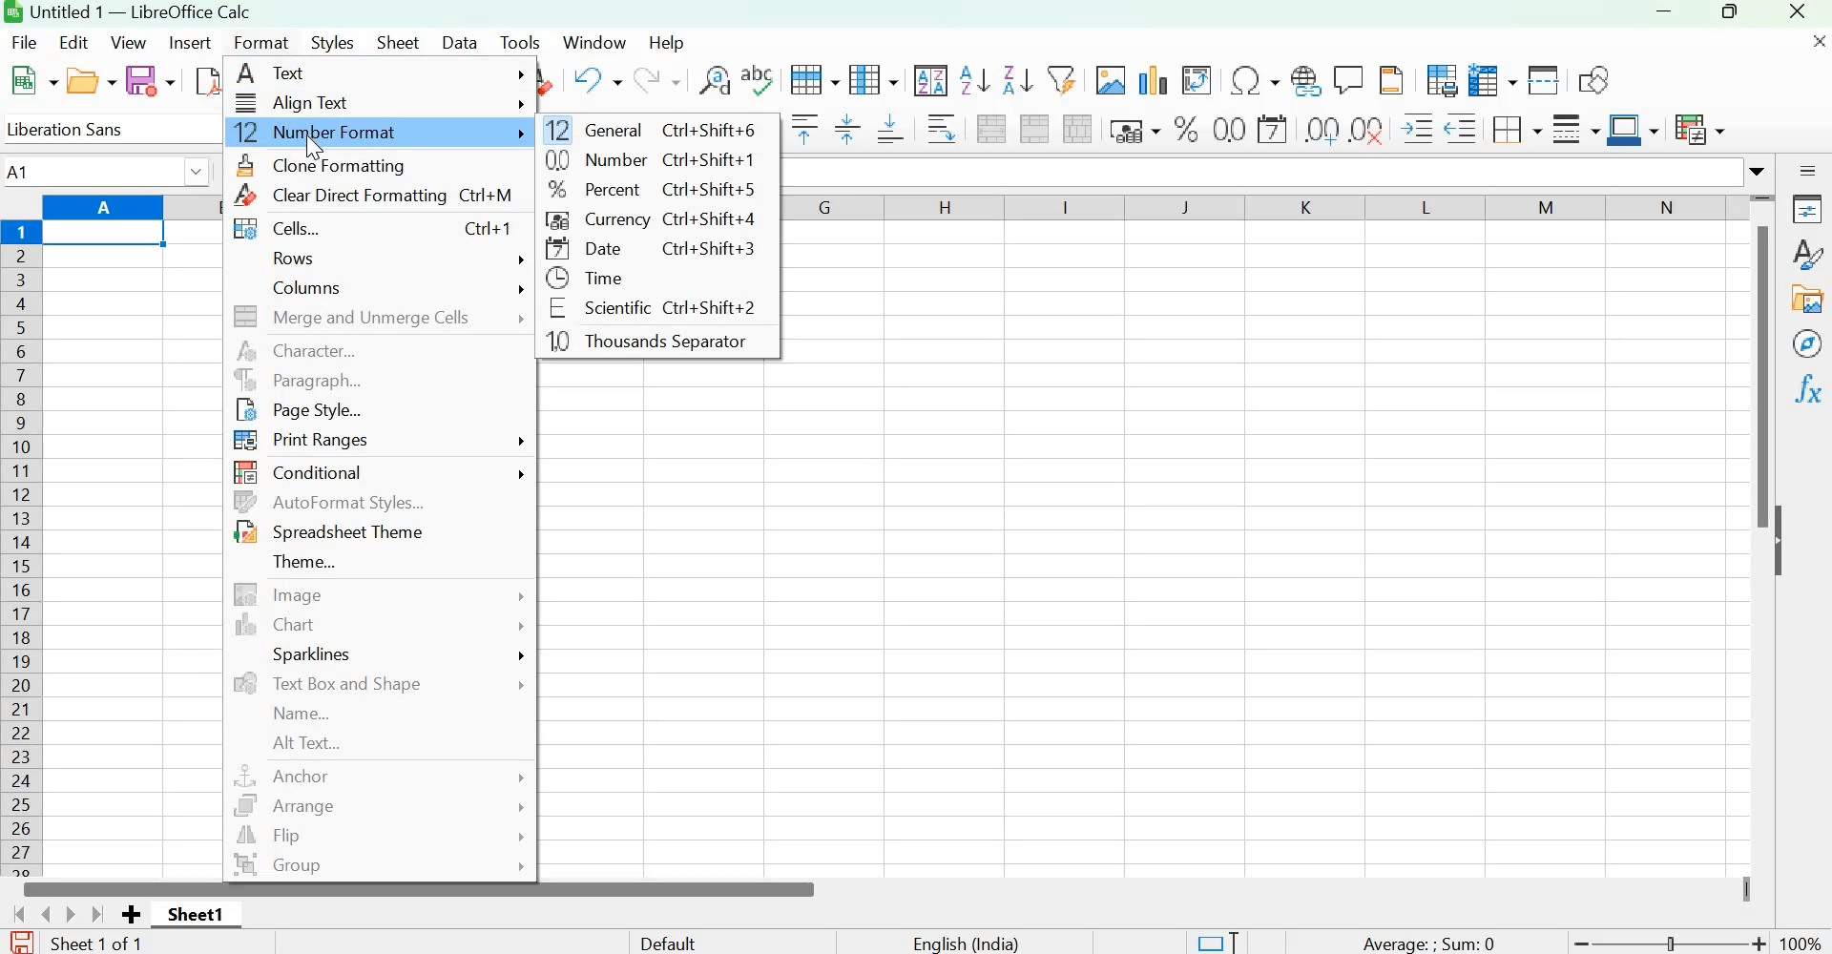 This screenshot has height=954, width=1832. Describe the element at coordinates (423, 890) in the screenshot. I see `Scrollbar` at that location.